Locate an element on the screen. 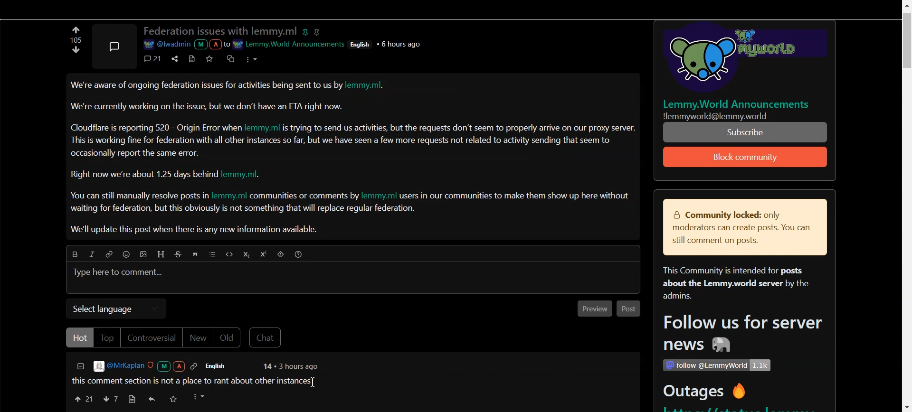 The height and width of the screenshot is (412, 912). wr Lemmy.World Announcement: is located at coordinates (290, 43).